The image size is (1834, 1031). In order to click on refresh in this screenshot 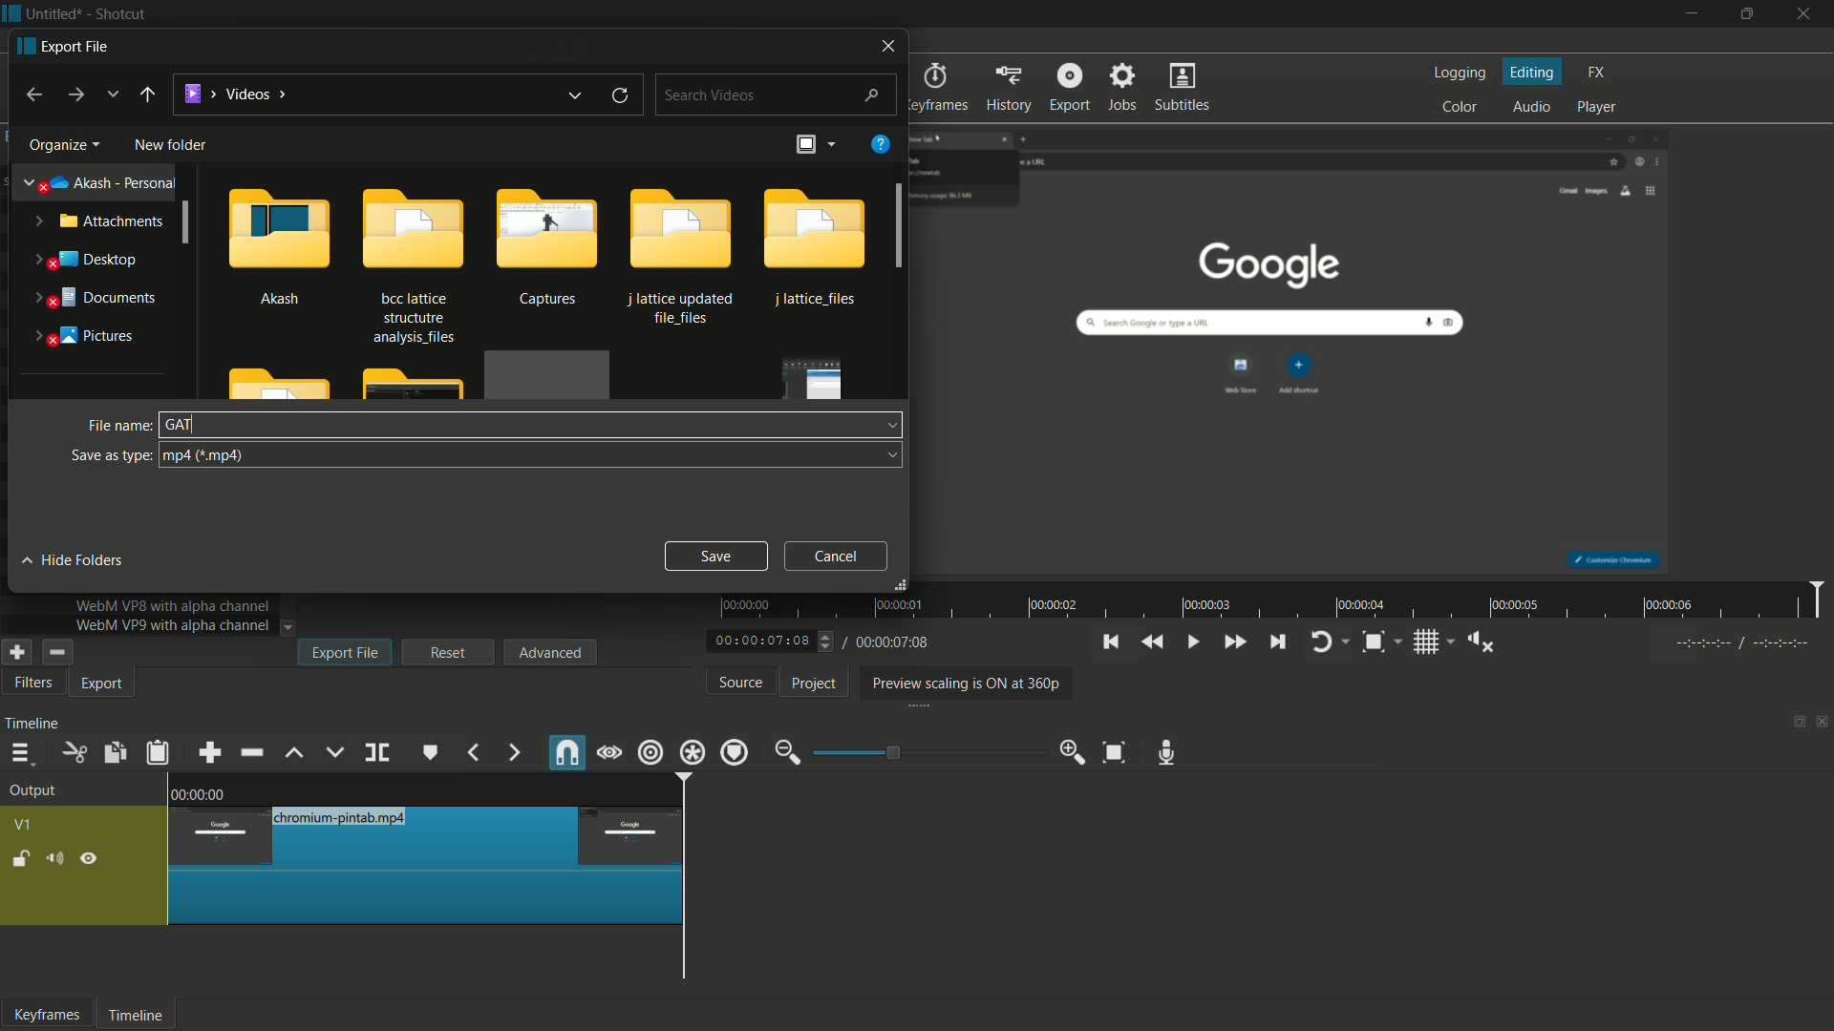, I will do `click(620, 97)`.